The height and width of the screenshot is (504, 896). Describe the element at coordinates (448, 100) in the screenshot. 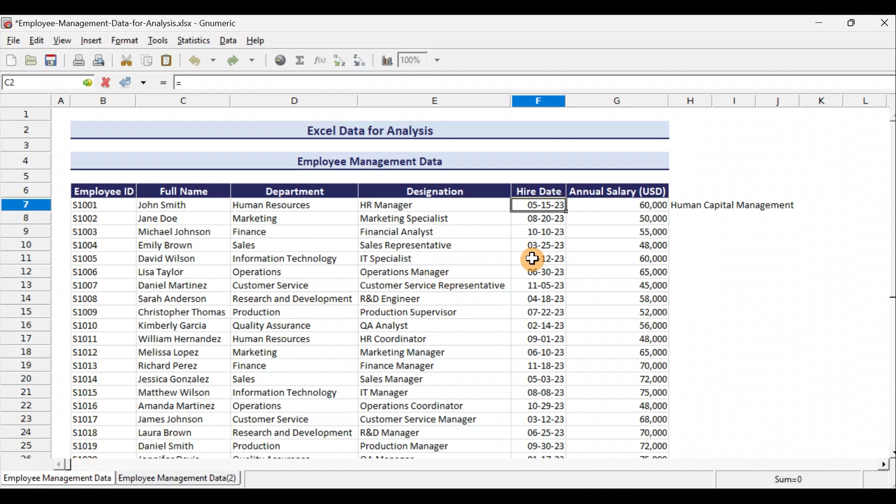

I see `Columns` at that location.